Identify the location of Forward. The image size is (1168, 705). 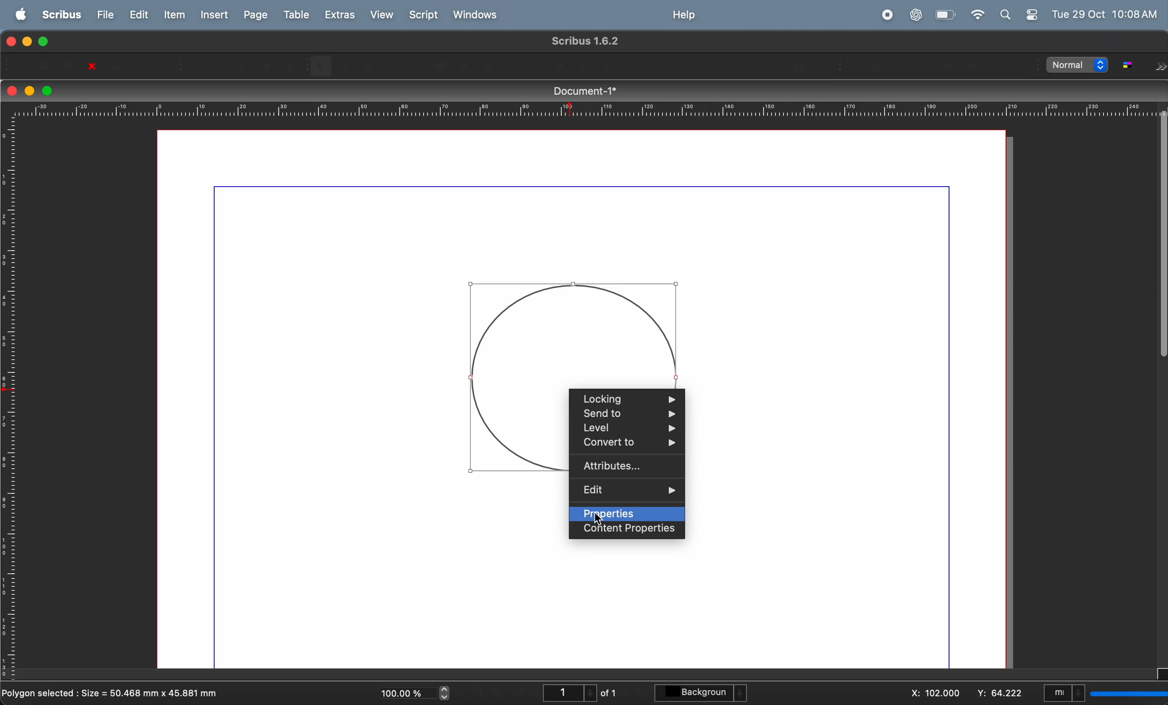
(1159, 66).